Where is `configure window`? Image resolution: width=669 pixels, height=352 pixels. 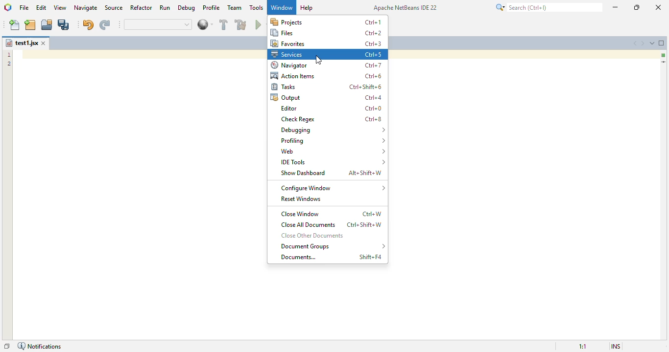 configure window is located at coordinates (333, 188).